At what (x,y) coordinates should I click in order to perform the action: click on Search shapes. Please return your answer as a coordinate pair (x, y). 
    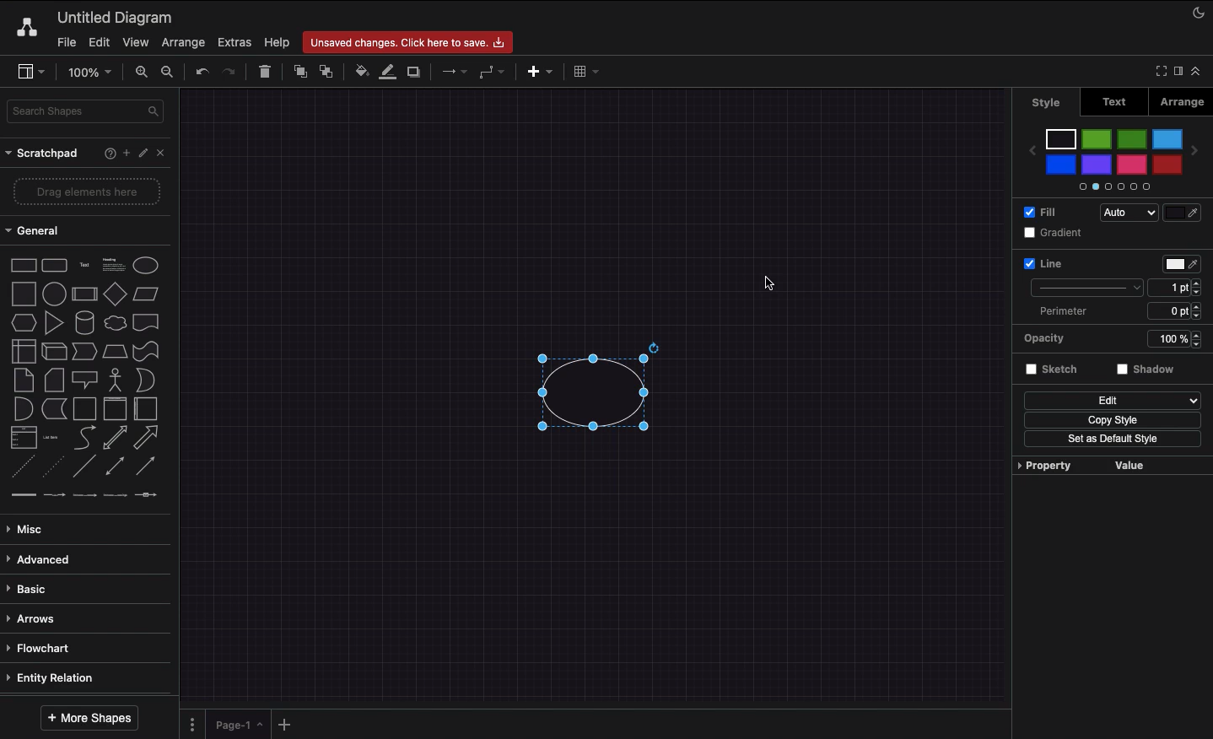
    Looking at the image, I should click on (87, 114).